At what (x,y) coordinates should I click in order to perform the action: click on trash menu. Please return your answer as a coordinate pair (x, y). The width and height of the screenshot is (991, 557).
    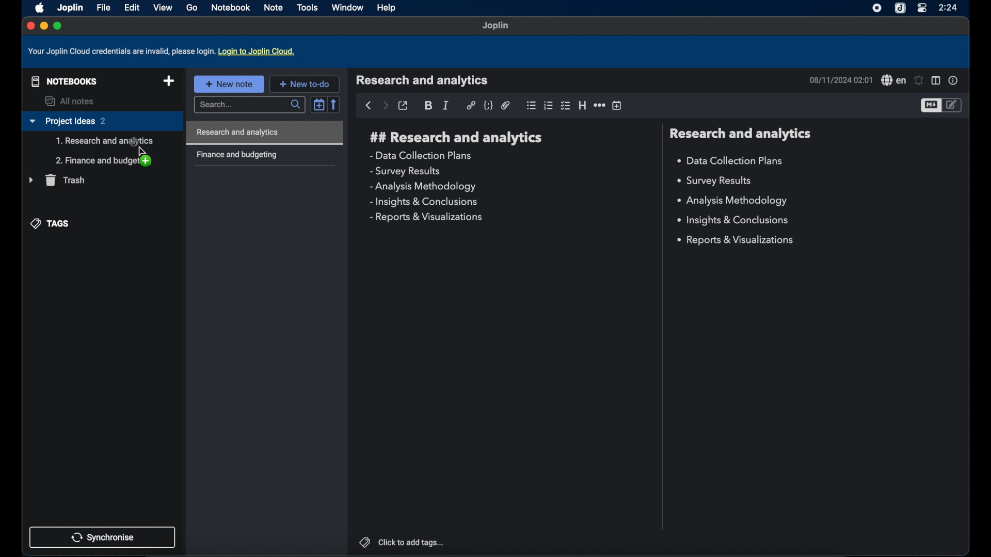
    Looking at the image, I should click on (57, 180).